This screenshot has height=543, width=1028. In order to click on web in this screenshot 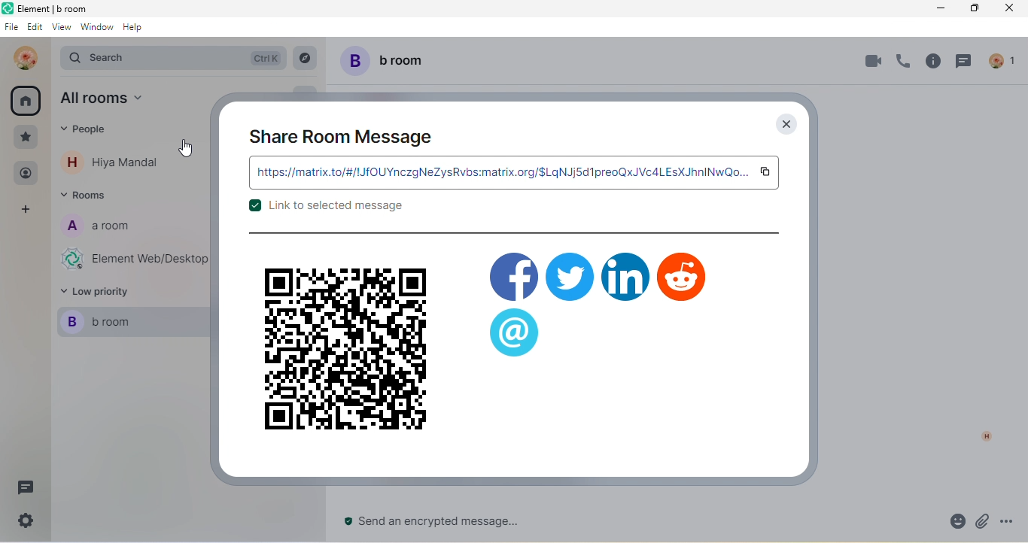, I will do `click(514, 332)`.